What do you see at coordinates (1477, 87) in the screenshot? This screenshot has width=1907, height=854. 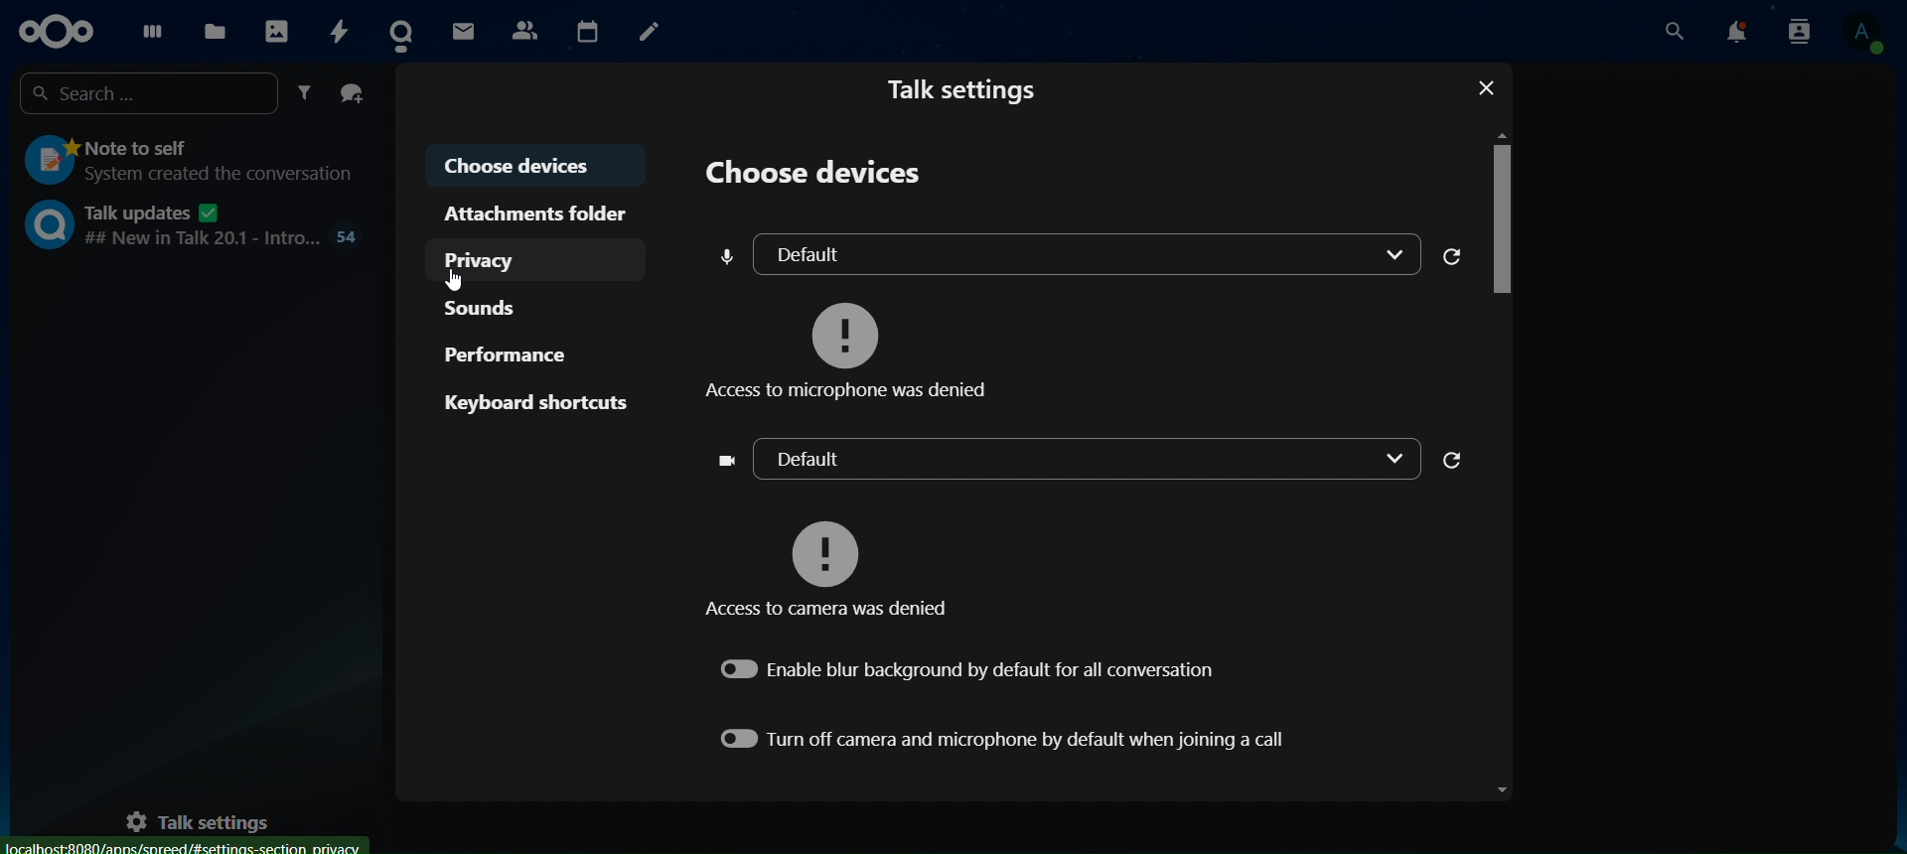 I see `Close` at bounding box center [1477, 87].